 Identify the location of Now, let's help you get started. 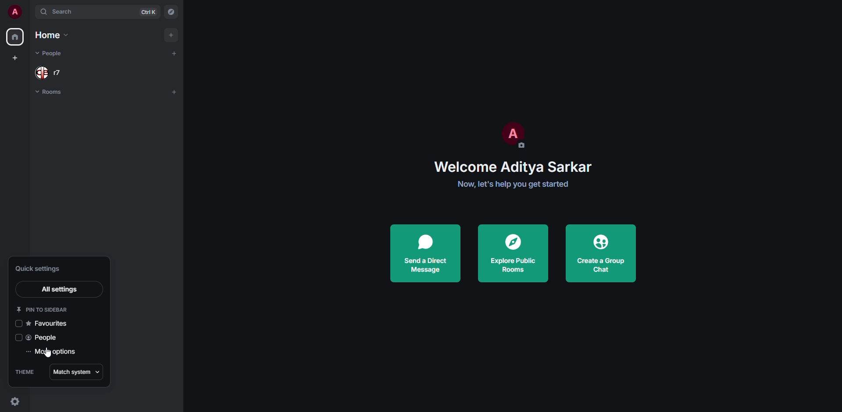
(514, 185).